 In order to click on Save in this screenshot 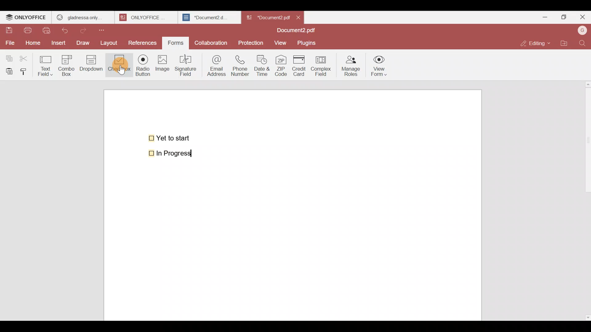, I will do `click(9, 30)`.